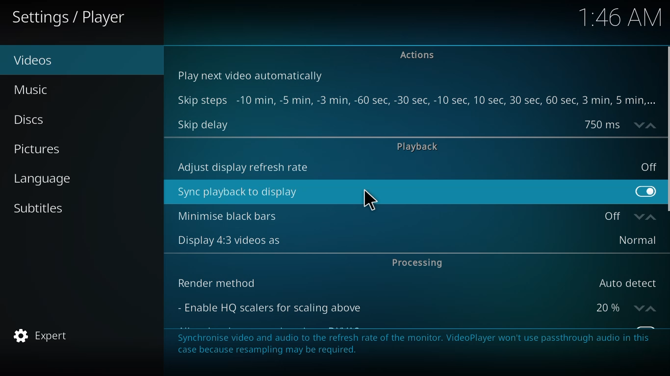 The height and width of the screenshot is (376, 670). Describe the element at coordinates (236, 193) in the screenshot. I see `sync playback to display` at that location.